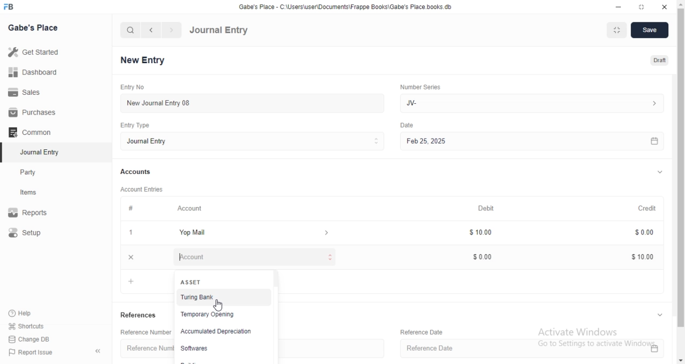  What do you see at coordinates (420, 331) in the screenshot?
I see `Reference Date` at bounding box center [420, 331].